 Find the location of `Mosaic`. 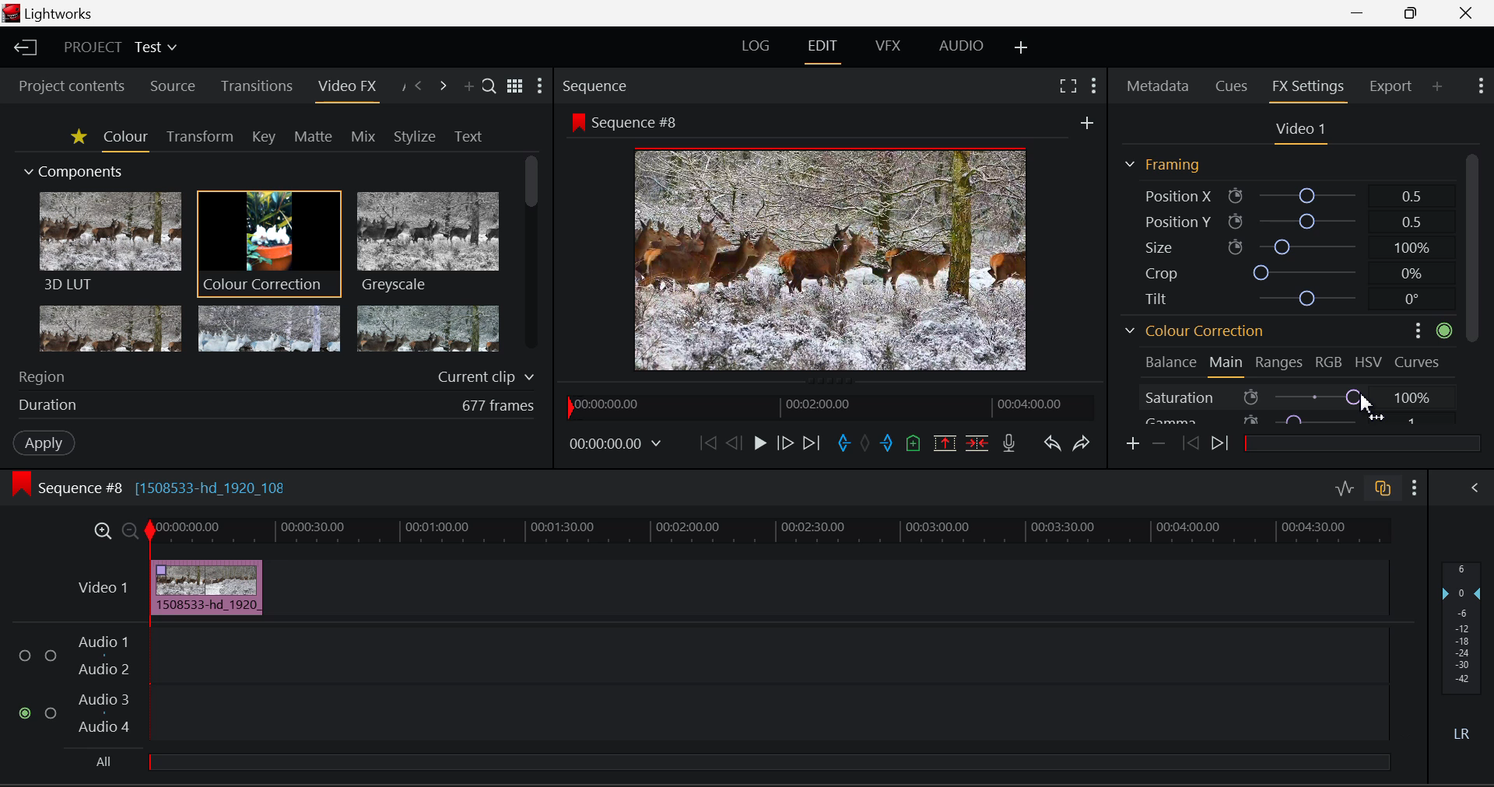

Mosaic is located at coordinates (267, 328).